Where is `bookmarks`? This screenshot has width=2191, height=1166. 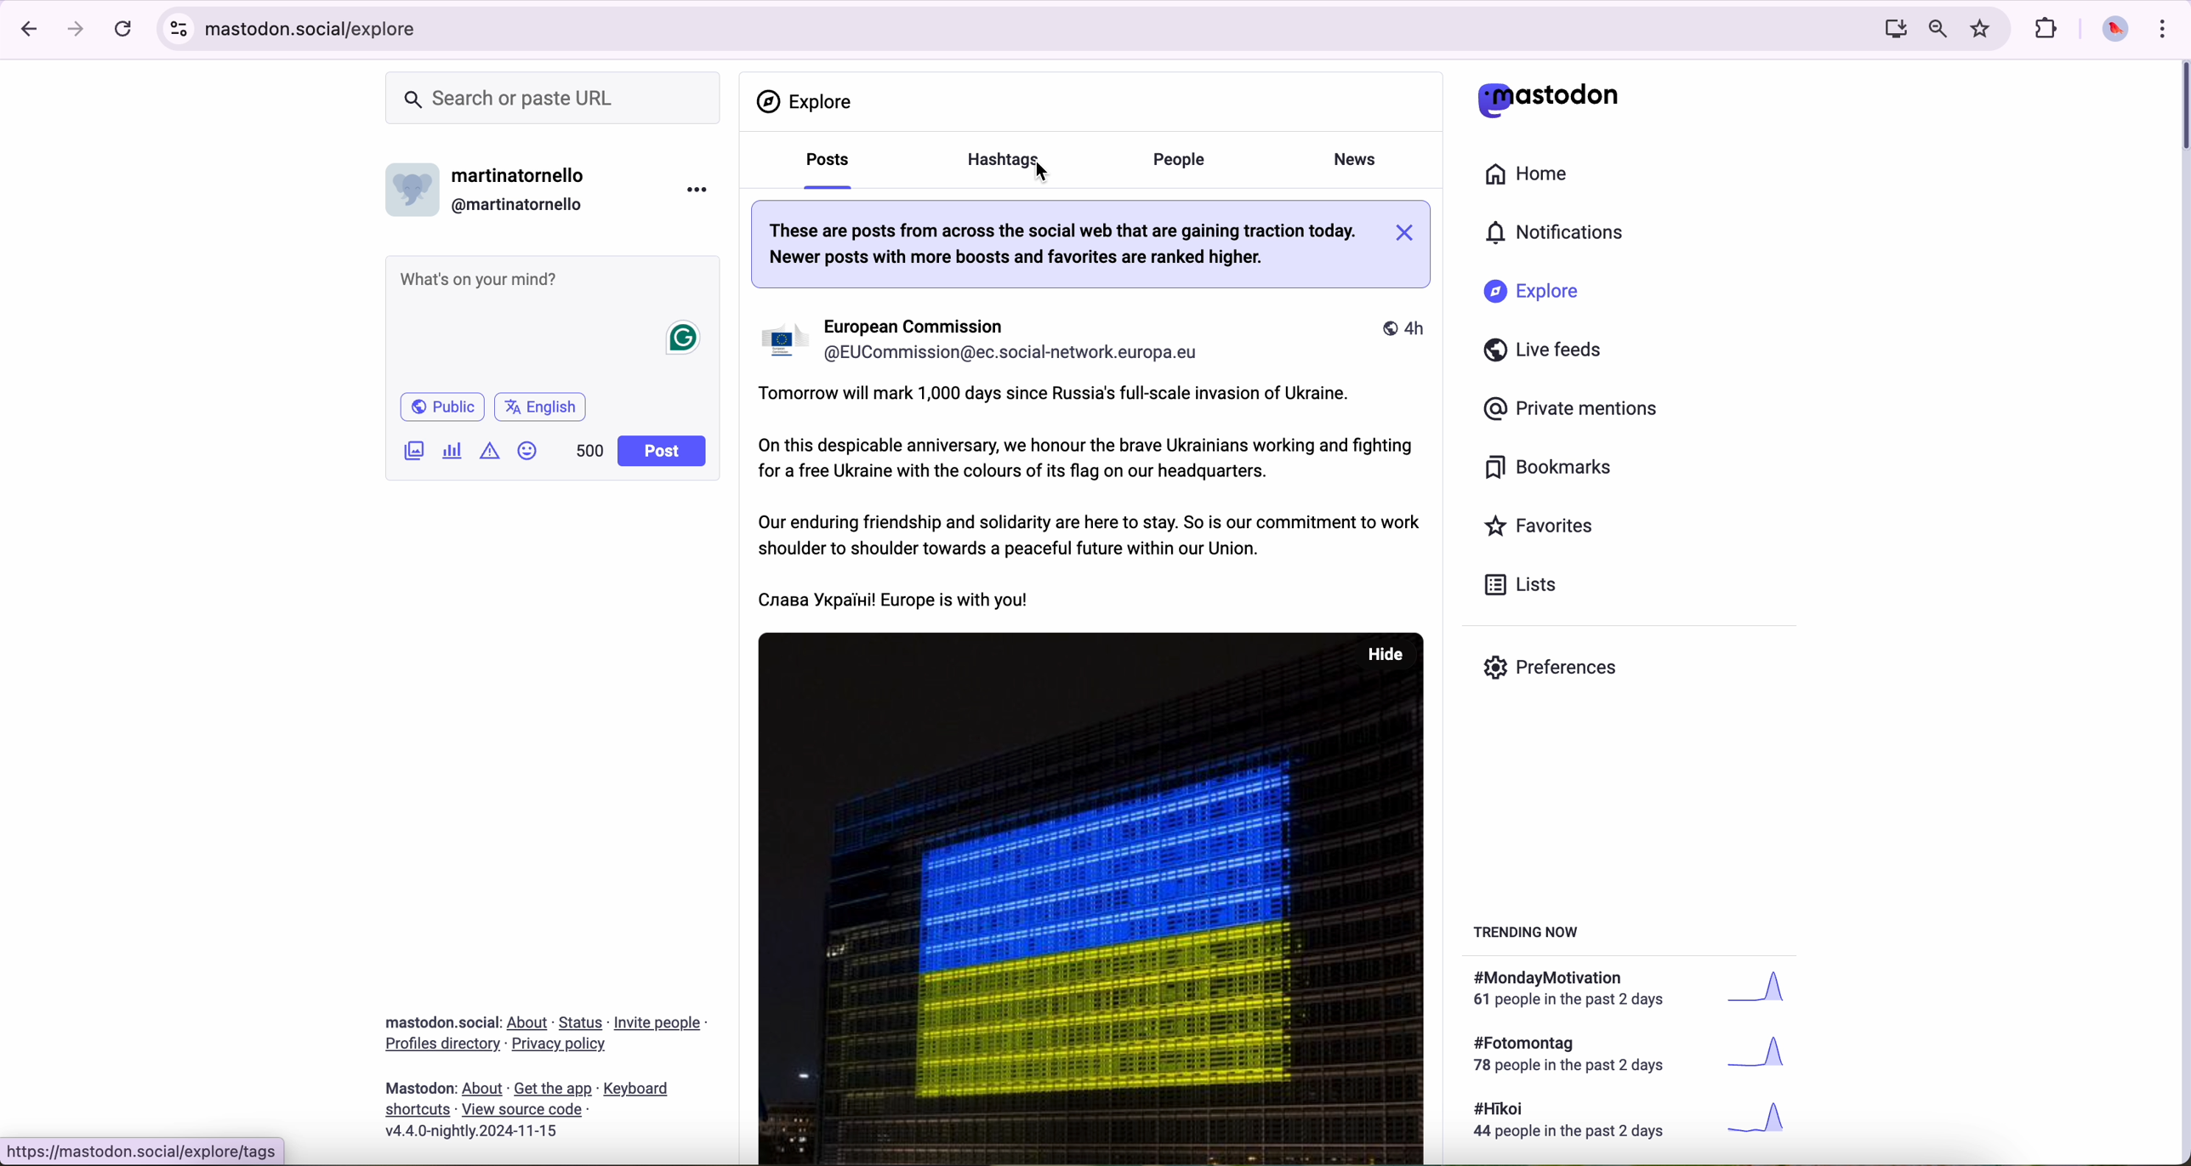
bookmarks is located at coordinates (1550, 468).